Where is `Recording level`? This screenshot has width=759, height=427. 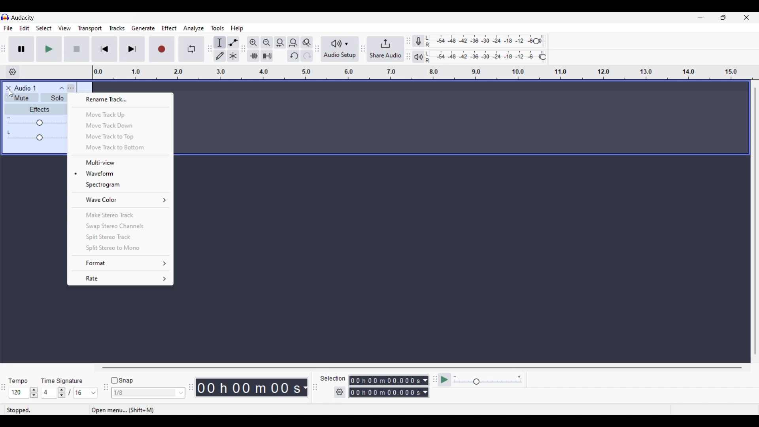
Recording level is located at coordinates (484, 42).